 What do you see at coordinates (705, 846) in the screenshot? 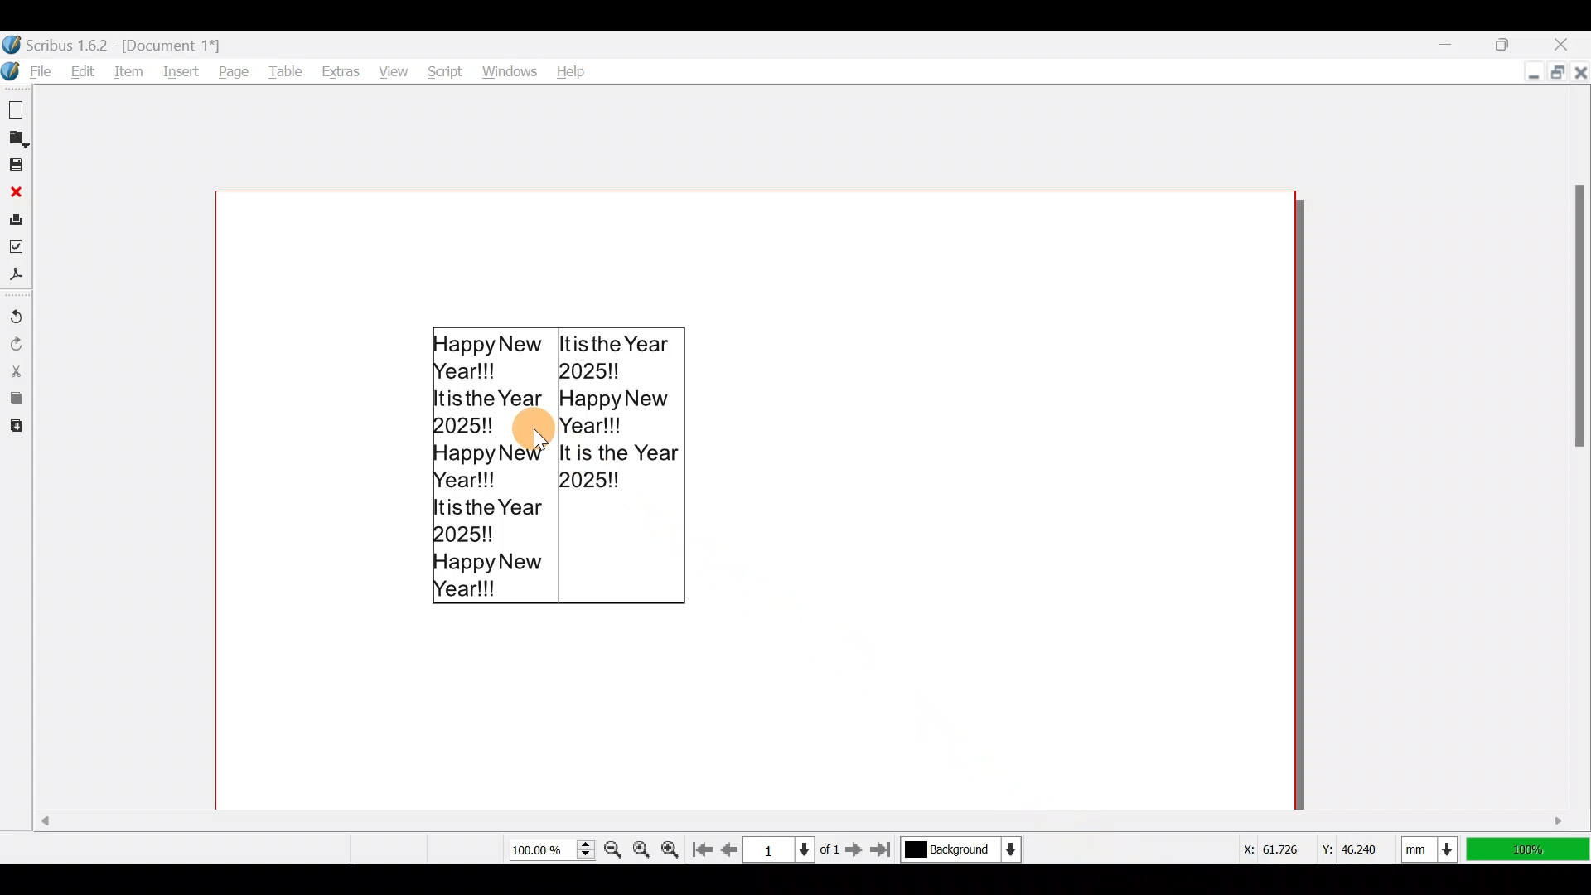
I see `Go to first page` at bounding box center [705, 846].